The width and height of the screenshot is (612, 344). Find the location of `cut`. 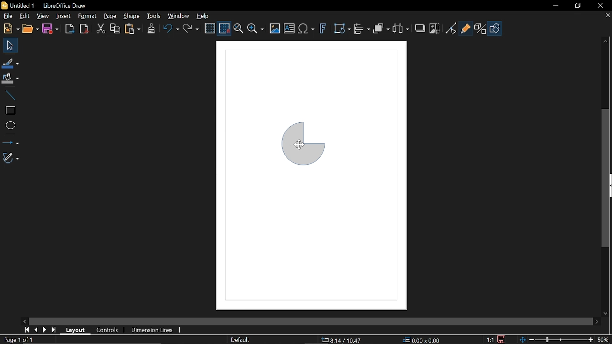

cut is located at coordinates (99, 29).